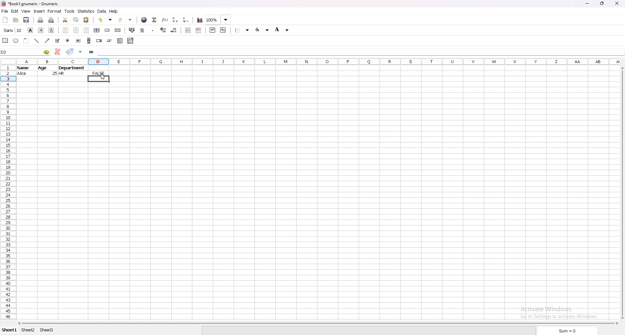 This screenshot has height=335, width=625. What do you see at coordinates (102, 77) in the screenshot?
I see `cursor` at bounding box center [102, 77].